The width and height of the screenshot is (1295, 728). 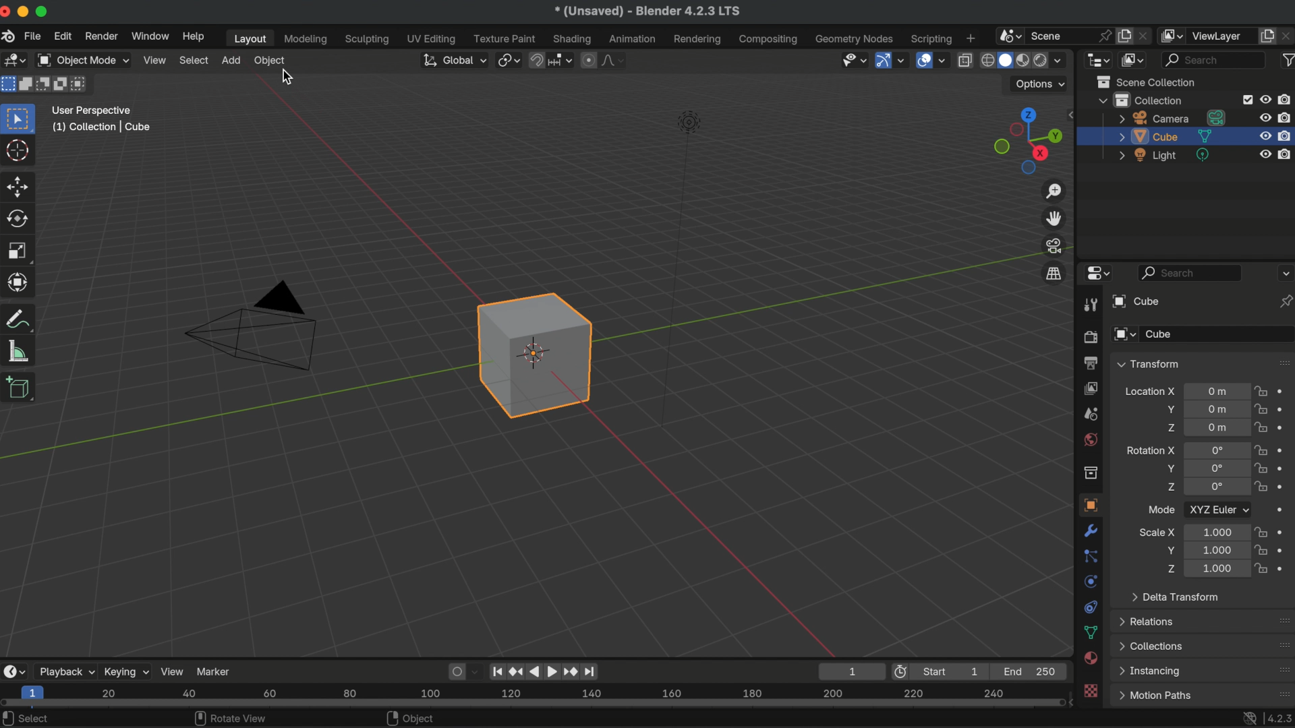 What do you see at coordinates (1149, 393) in the screenshot?
I see `location X` at bounding box center [1149, 393].